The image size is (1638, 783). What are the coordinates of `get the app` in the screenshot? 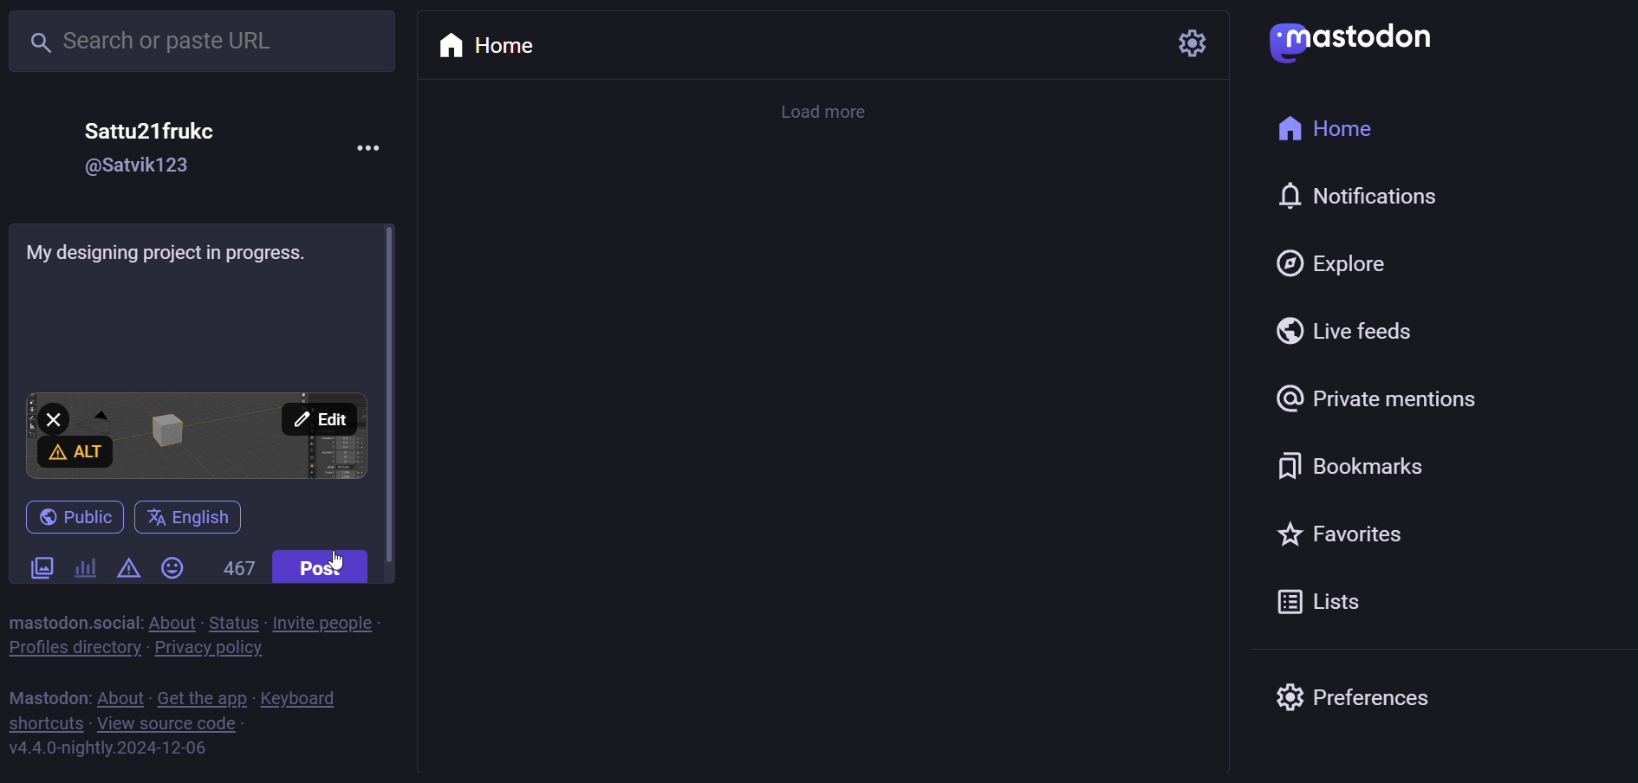 It's located at (203, 697).